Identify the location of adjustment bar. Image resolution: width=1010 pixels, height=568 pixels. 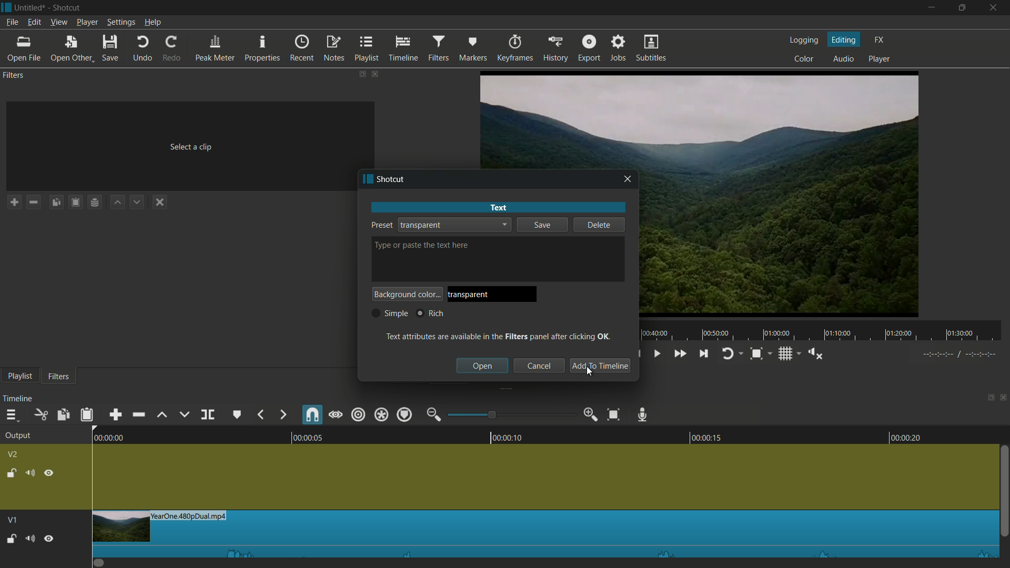
(512, 415).